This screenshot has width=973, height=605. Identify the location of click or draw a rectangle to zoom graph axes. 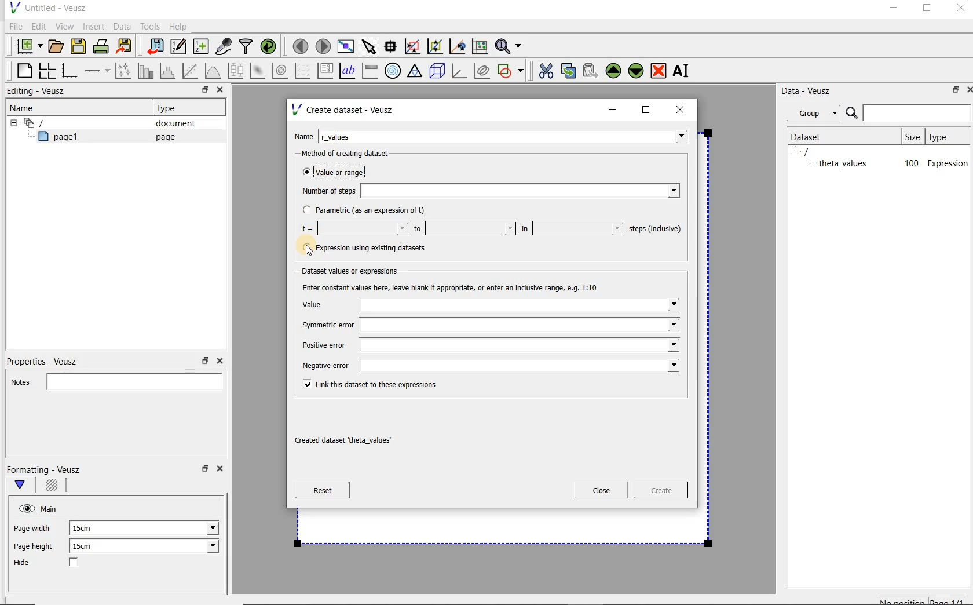
(415, 47).